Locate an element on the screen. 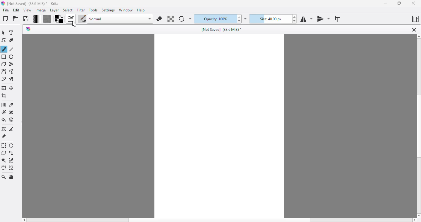 This screenshot has width=421, height=222. transform a layer or a section is located at coordinates (4, 88).